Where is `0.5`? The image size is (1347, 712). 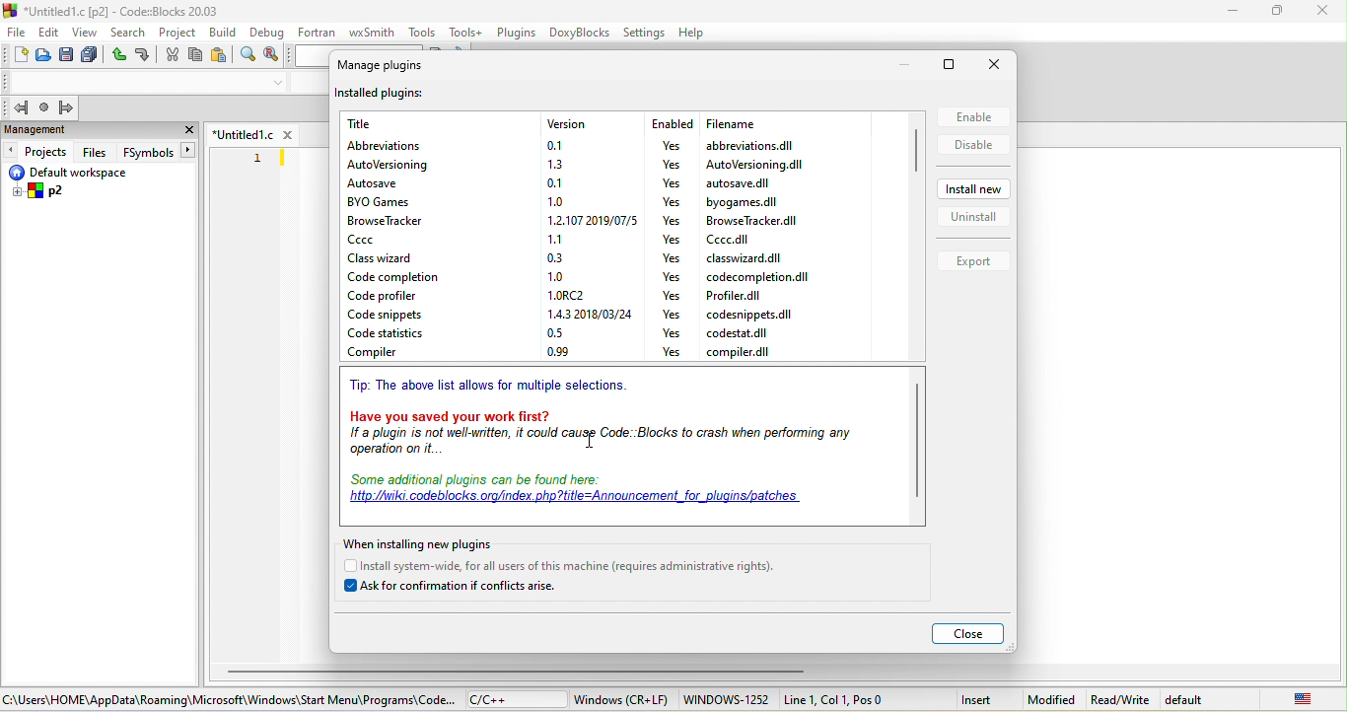
0.5 is located at coordinates (566, 334).